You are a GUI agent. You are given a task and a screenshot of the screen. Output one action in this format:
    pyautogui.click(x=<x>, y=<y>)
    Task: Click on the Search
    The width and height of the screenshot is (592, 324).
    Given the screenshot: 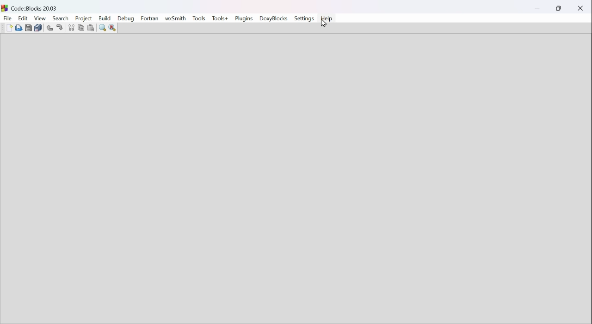 What is the action you would take?
    pyautogui.click(x=61, y=18)
    